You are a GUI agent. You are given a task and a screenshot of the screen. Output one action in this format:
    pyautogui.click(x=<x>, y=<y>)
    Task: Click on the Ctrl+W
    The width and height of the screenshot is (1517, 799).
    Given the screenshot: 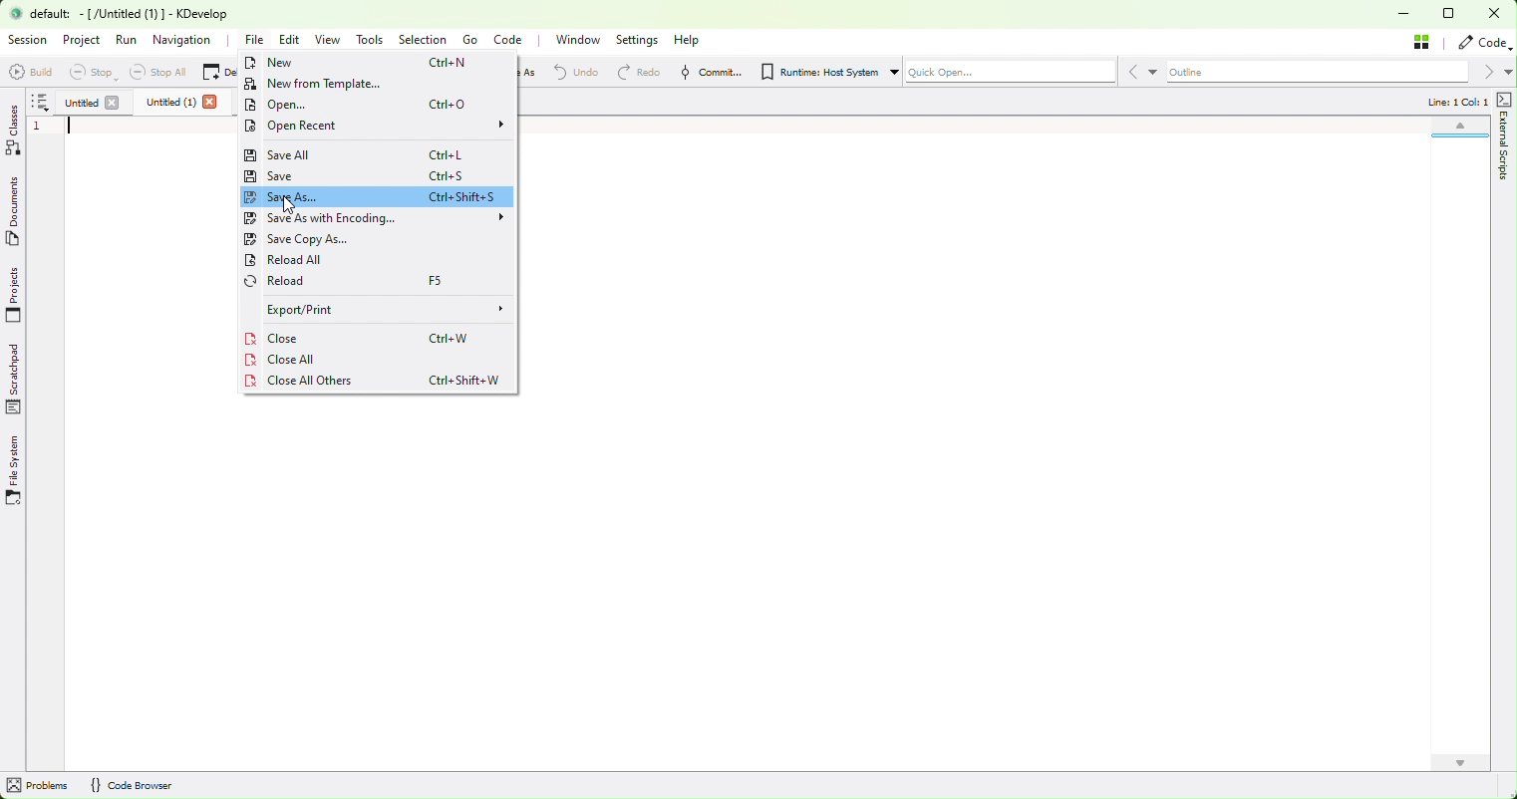 What is the action you would take?
    pyautogui.click(x=450, y=338)
    